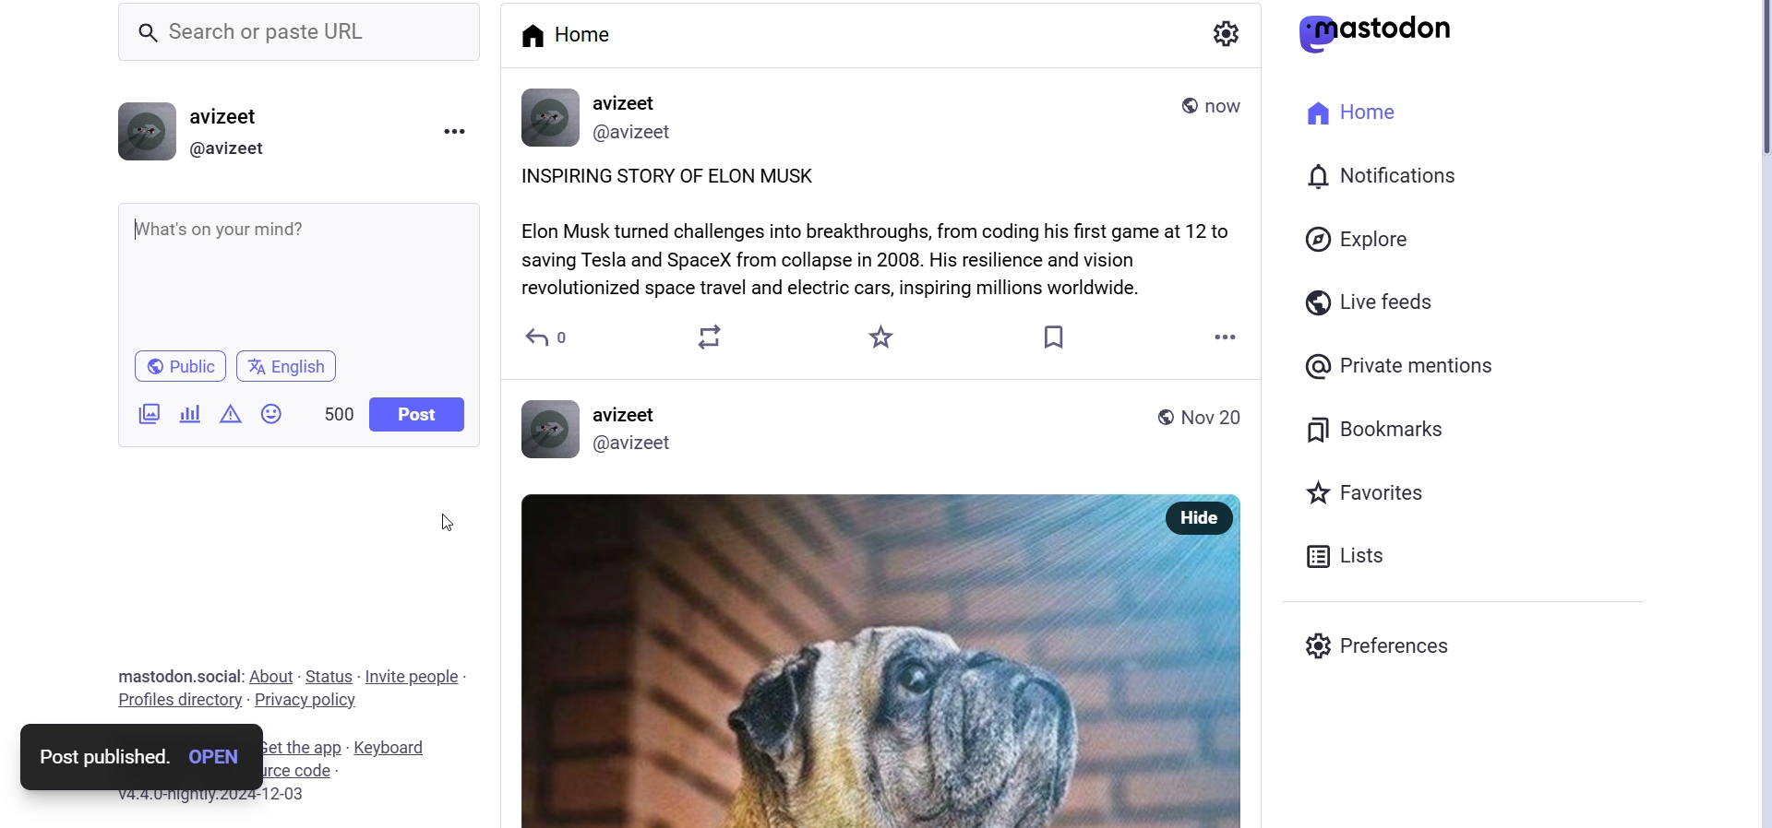  Describe the element at coordinates (1227, 33) in the screenshot. I see `show settings` at that location.